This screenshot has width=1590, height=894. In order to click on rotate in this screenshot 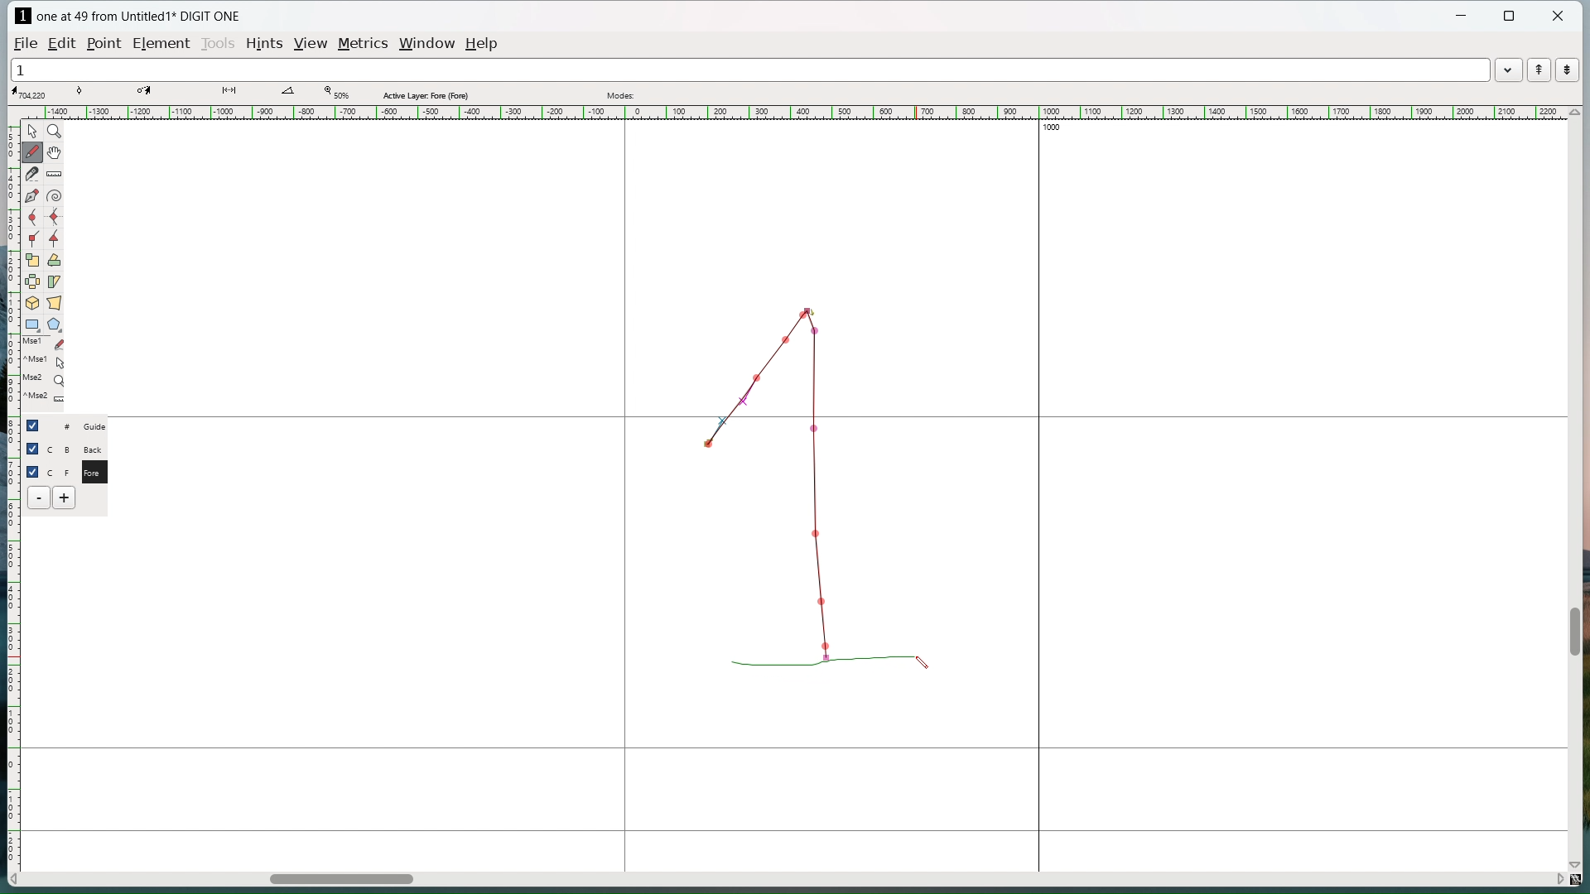, I will do `click(54, 260)`.